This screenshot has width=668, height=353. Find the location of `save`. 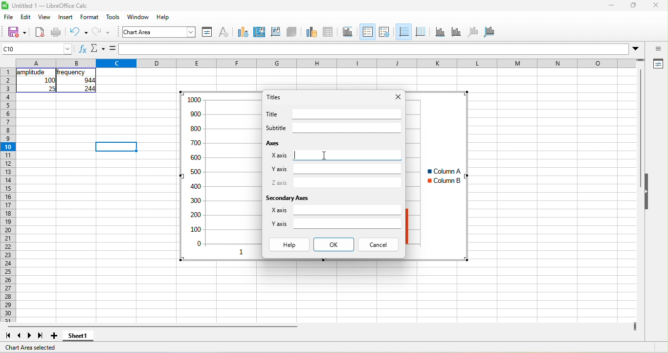

save is located at coordinates (17, 33).